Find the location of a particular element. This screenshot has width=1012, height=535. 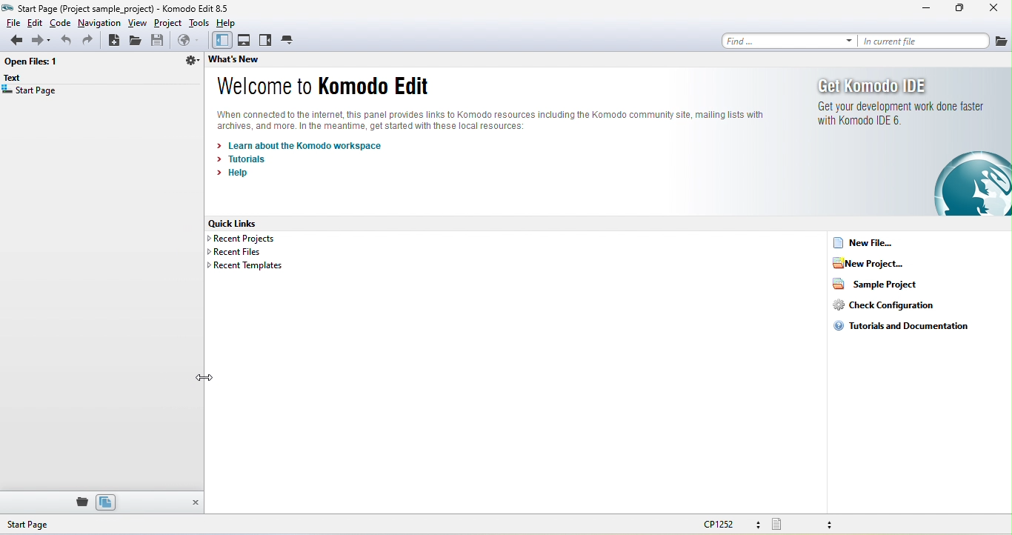

recent projects is located at coordinates (250, 239).